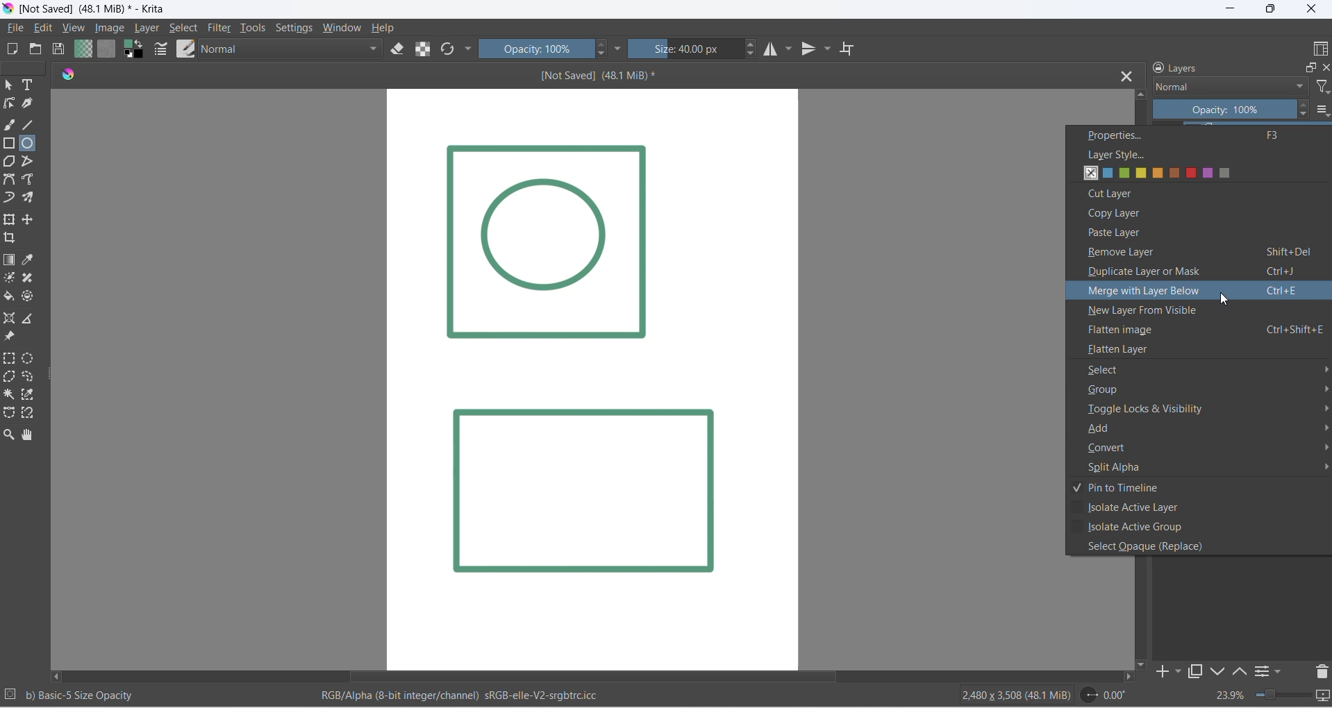  Describe the element at coordinates (33, 278) in the screenshot. I see `patch tool` at that location.